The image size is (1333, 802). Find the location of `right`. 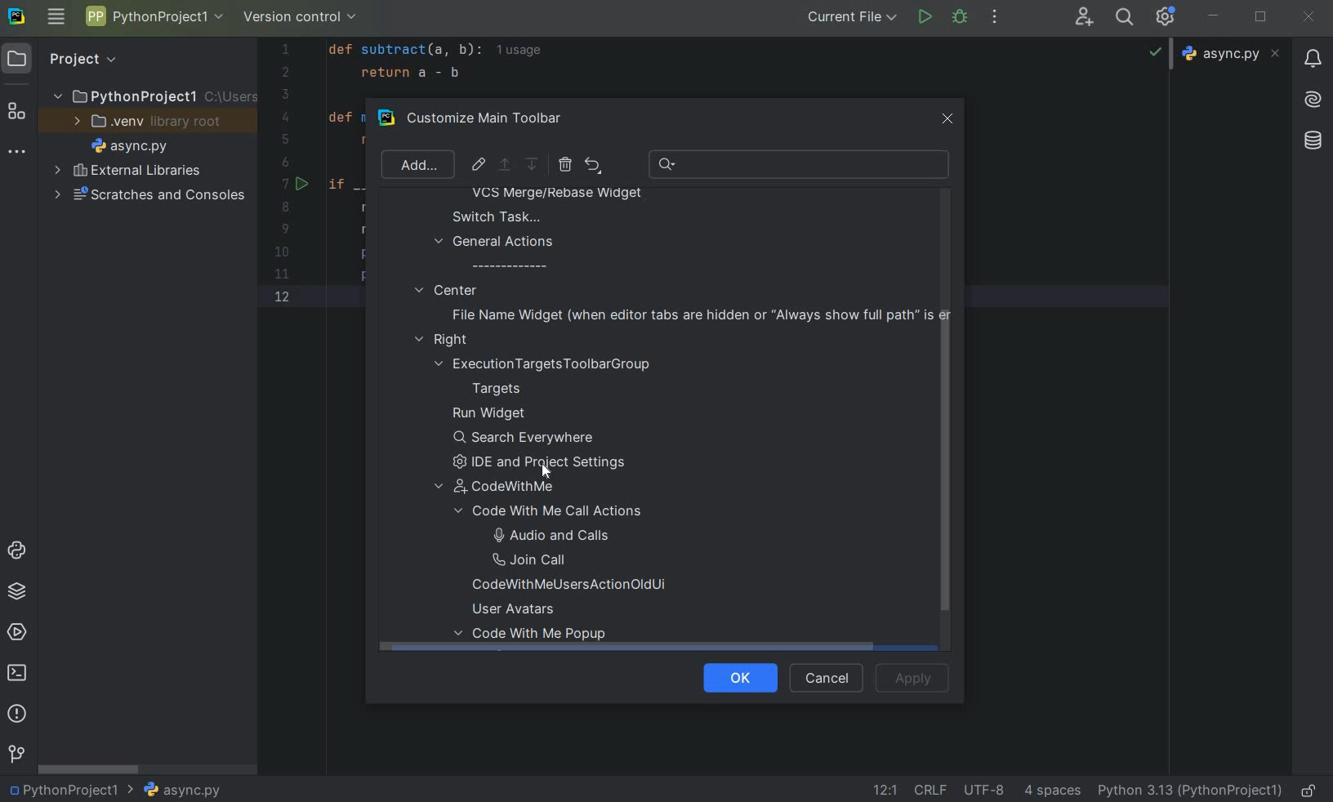

right is located at coordinates (445, 341).